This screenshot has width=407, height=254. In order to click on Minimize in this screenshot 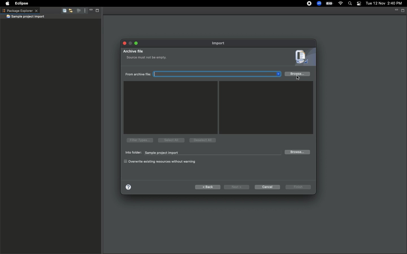, I will do `click(131, 43)`.